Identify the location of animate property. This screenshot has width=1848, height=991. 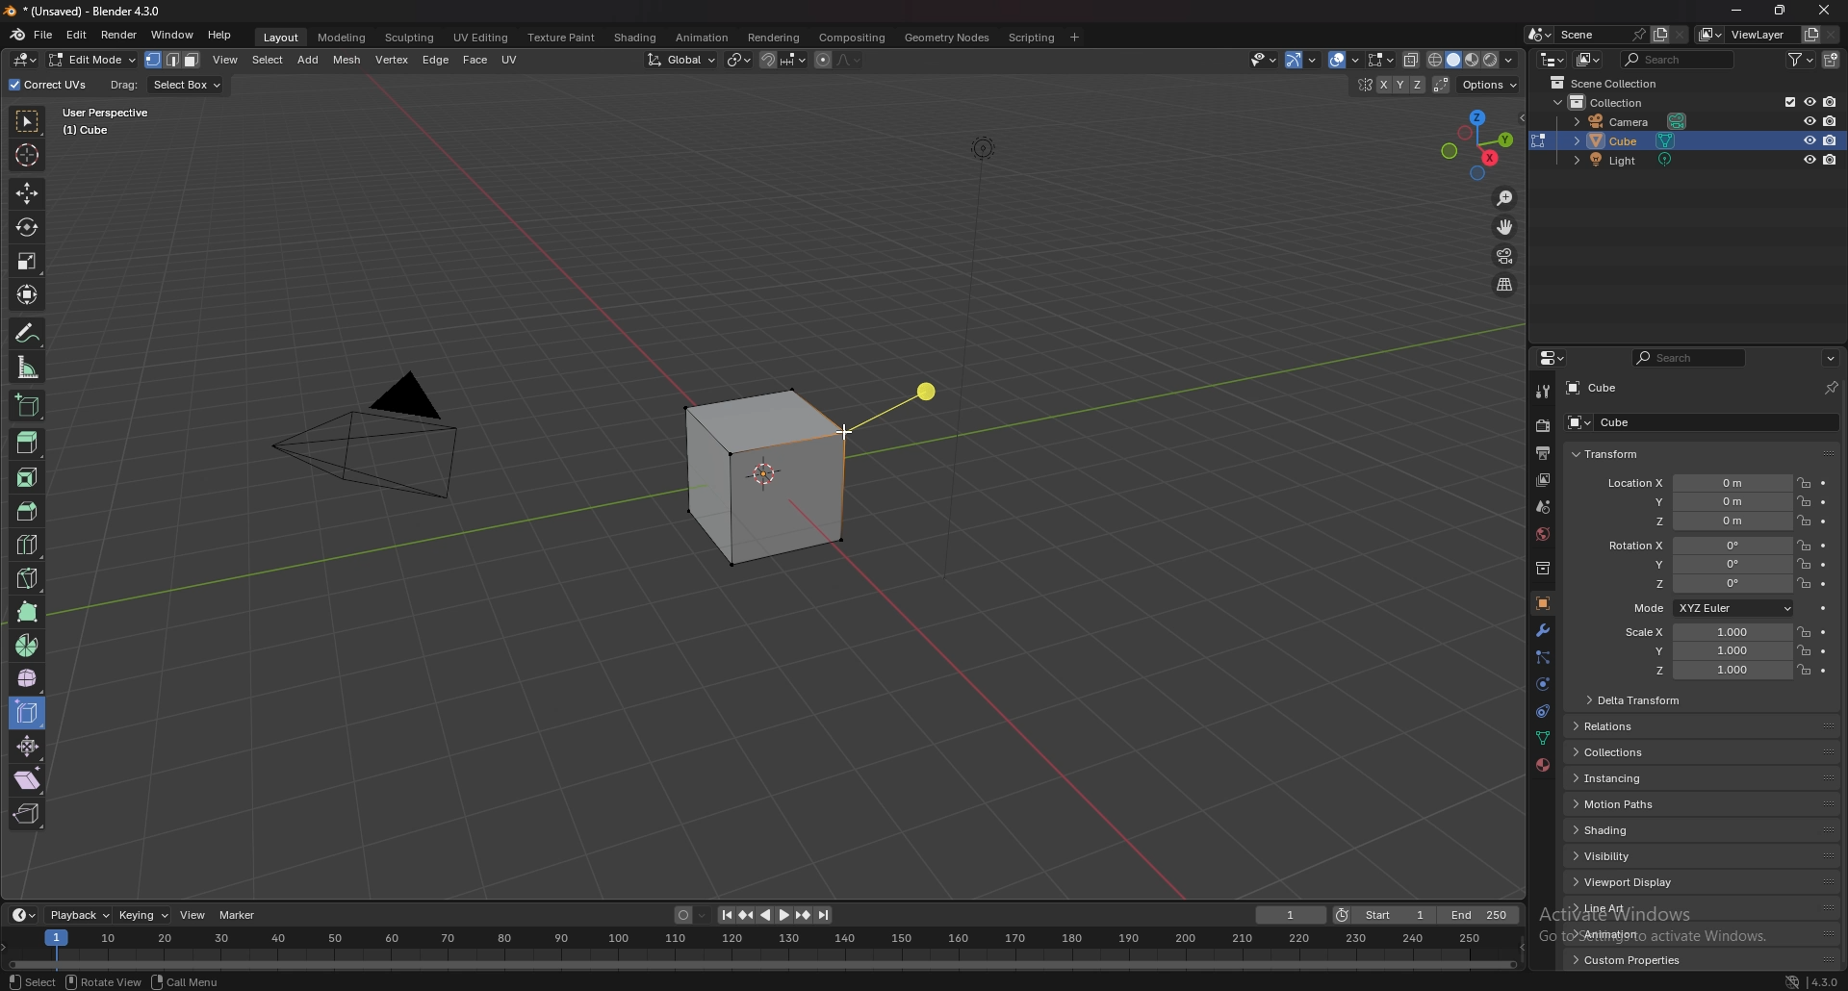
(1825, 546).